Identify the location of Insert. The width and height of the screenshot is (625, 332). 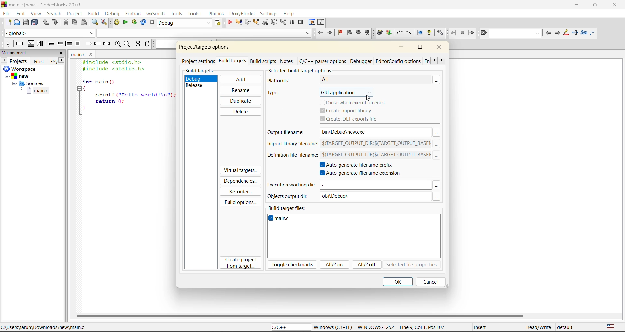
(480, 327).